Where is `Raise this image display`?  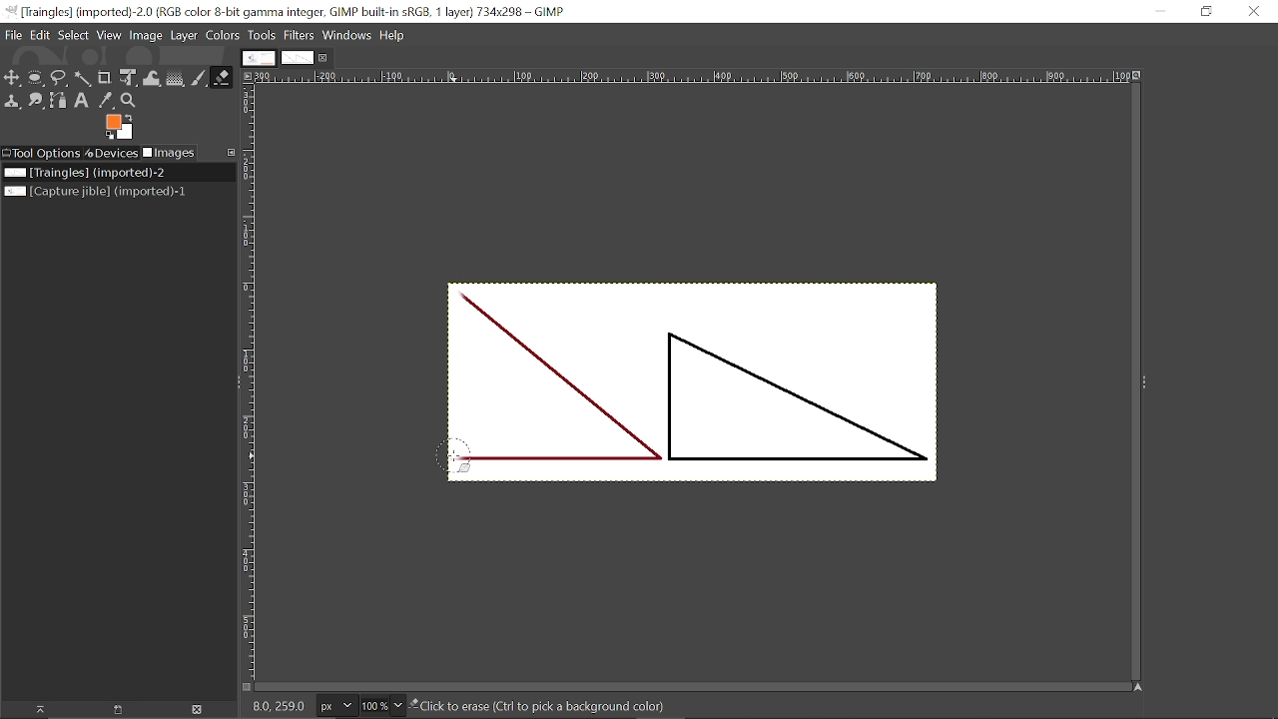
Raise this image display is located at coordinates (34, 710).